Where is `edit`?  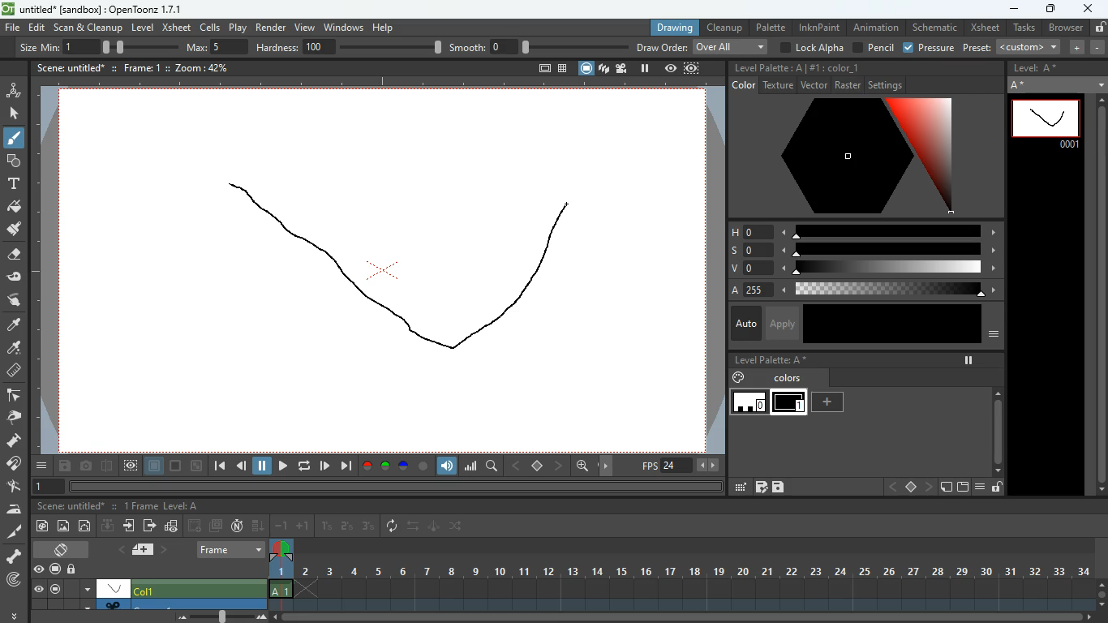
edit is located at coordinates (738, 488).